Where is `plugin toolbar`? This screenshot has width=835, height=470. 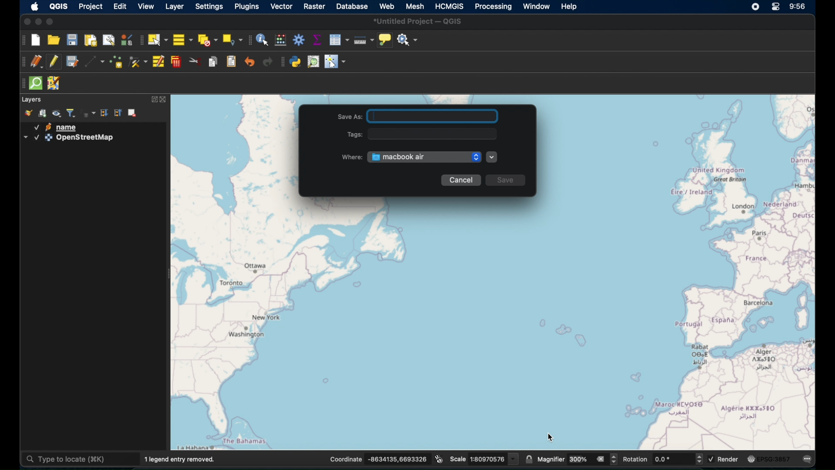
plugin toolbar is located at coordinates (282, 63).